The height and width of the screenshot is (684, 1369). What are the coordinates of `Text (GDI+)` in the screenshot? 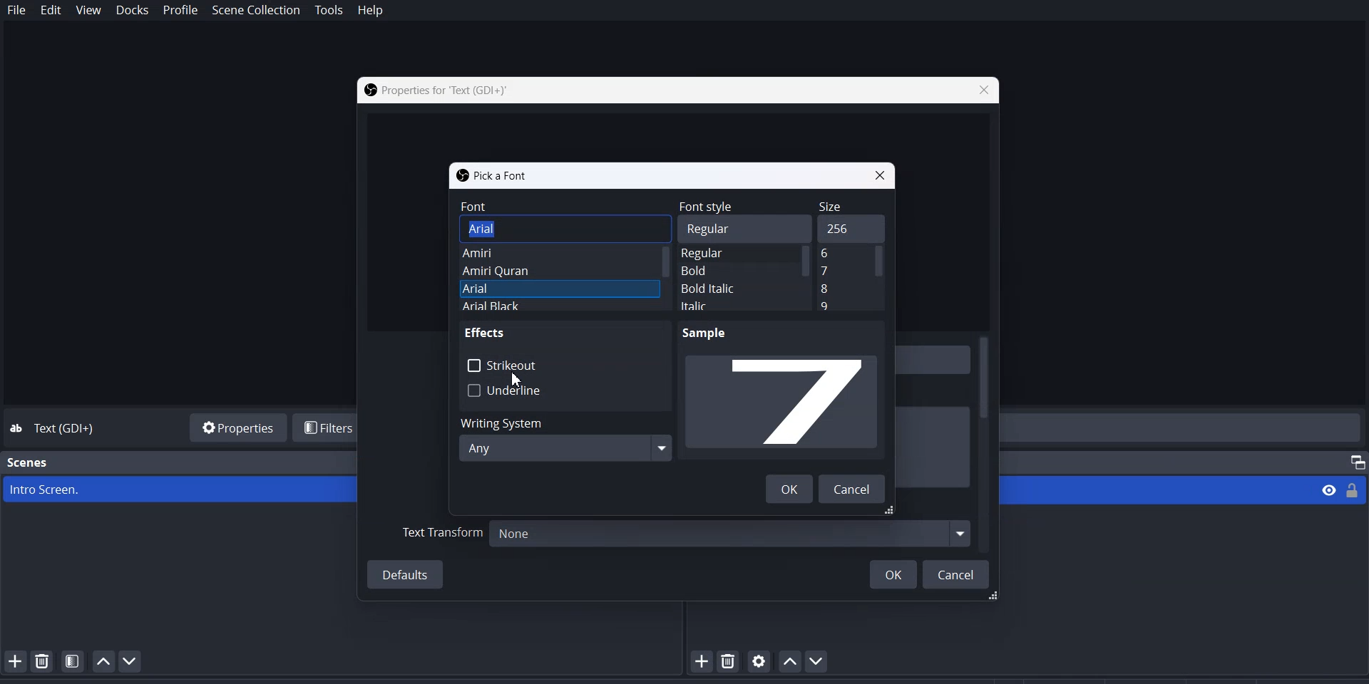 It's located at (68, 429).